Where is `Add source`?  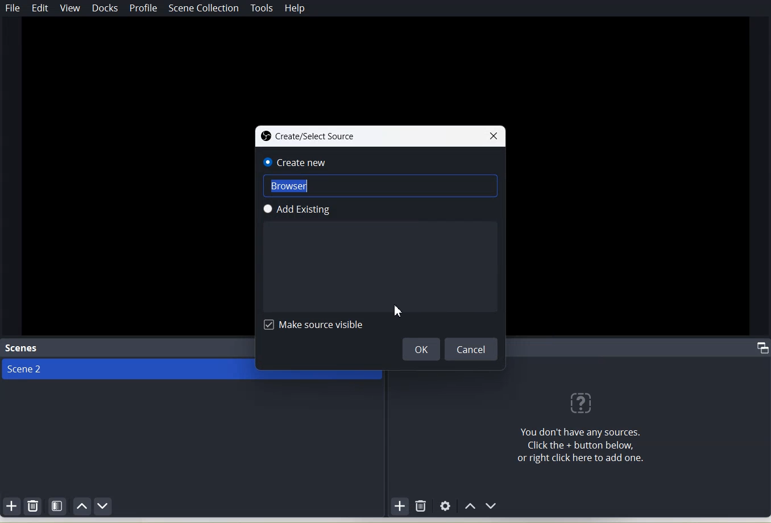 Add source is located at coordinates (400, 507).